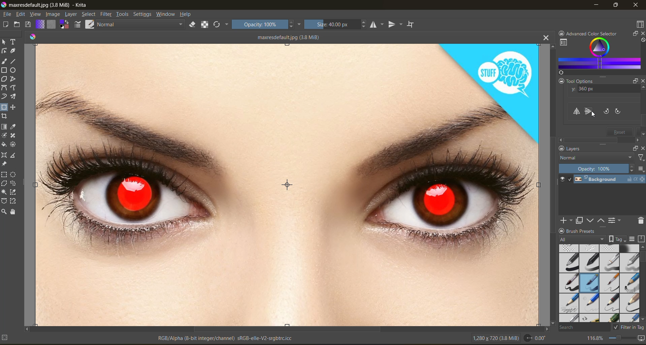  Describe the element at coordinates (634, 239) in the screenshot. I see `display settings` at that location.